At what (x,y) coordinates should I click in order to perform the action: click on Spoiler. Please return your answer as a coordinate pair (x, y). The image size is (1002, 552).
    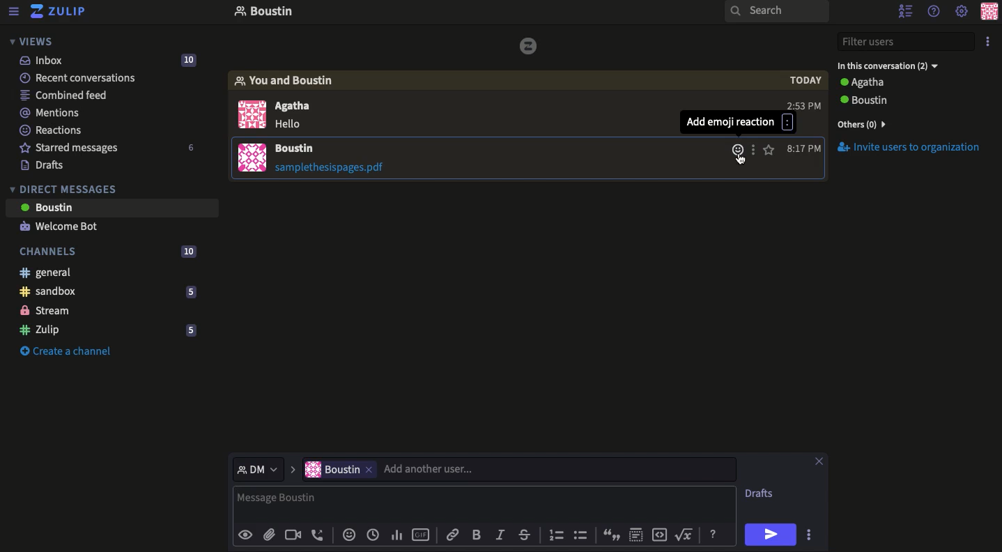
    Looking at the image, I should click on (635, 534).